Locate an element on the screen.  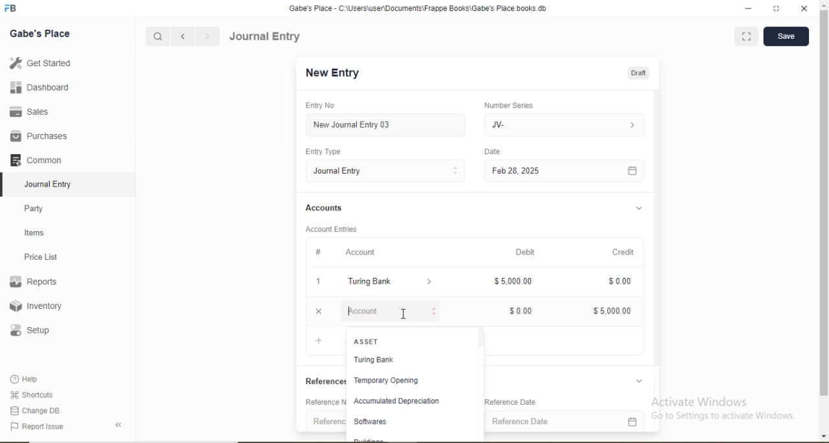
Dashboard is located at coordinates (40, 87).